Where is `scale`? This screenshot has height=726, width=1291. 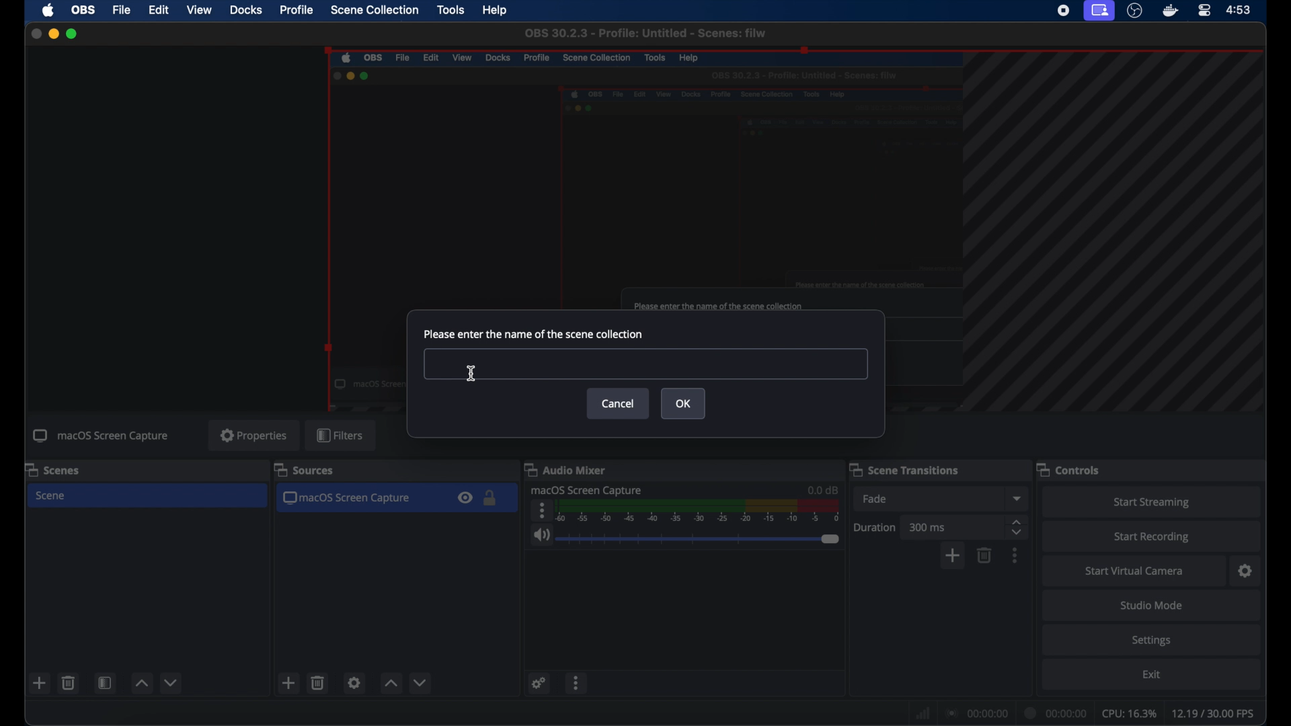 scale is located at coordinates (700, 511).